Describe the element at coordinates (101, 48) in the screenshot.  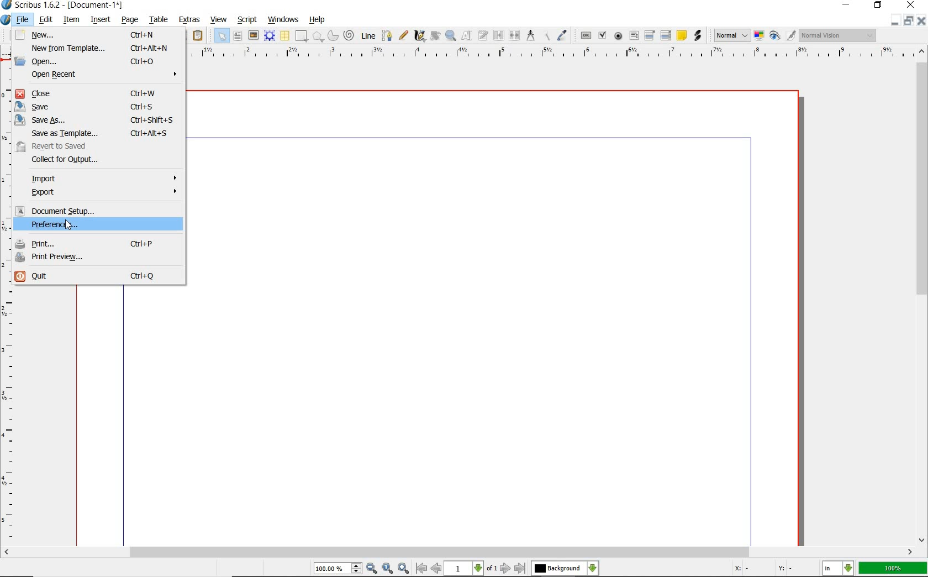
I see `NEW FROM TEMPLATE` at that location.